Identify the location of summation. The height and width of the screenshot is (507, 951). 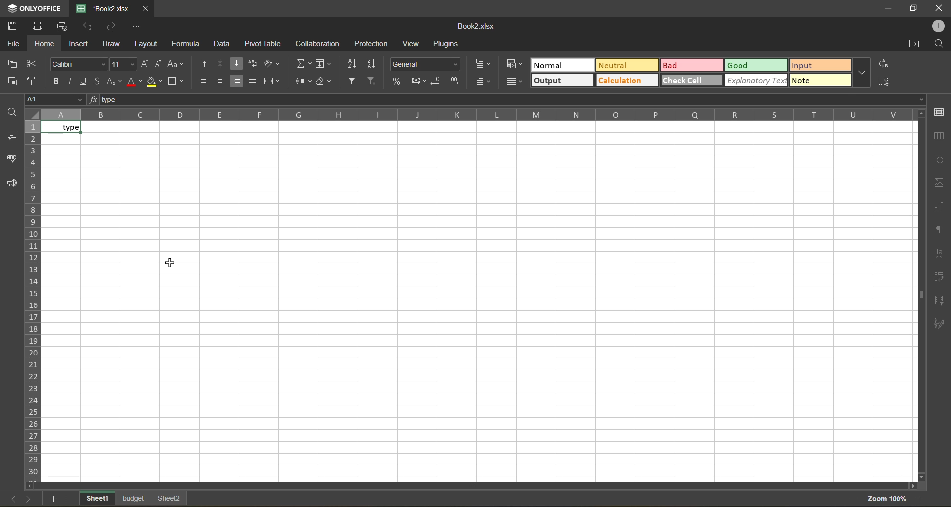
(303, 63).